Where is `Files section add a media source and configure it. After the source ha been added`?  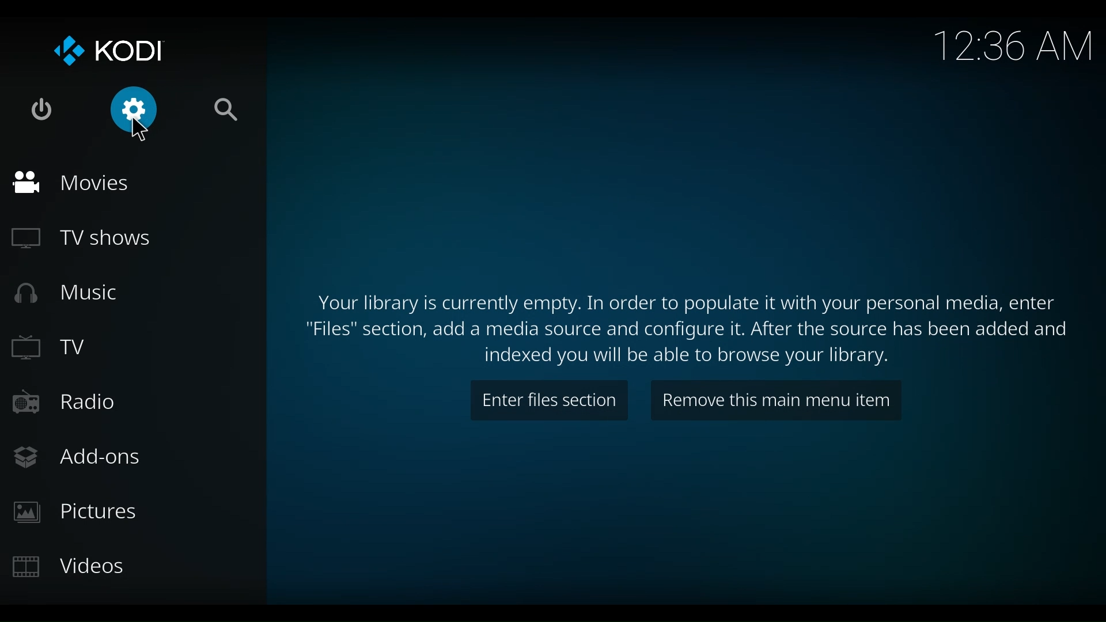
Files section add a media source and configure it. After the source ha been added is located at coordinates (691, 333).